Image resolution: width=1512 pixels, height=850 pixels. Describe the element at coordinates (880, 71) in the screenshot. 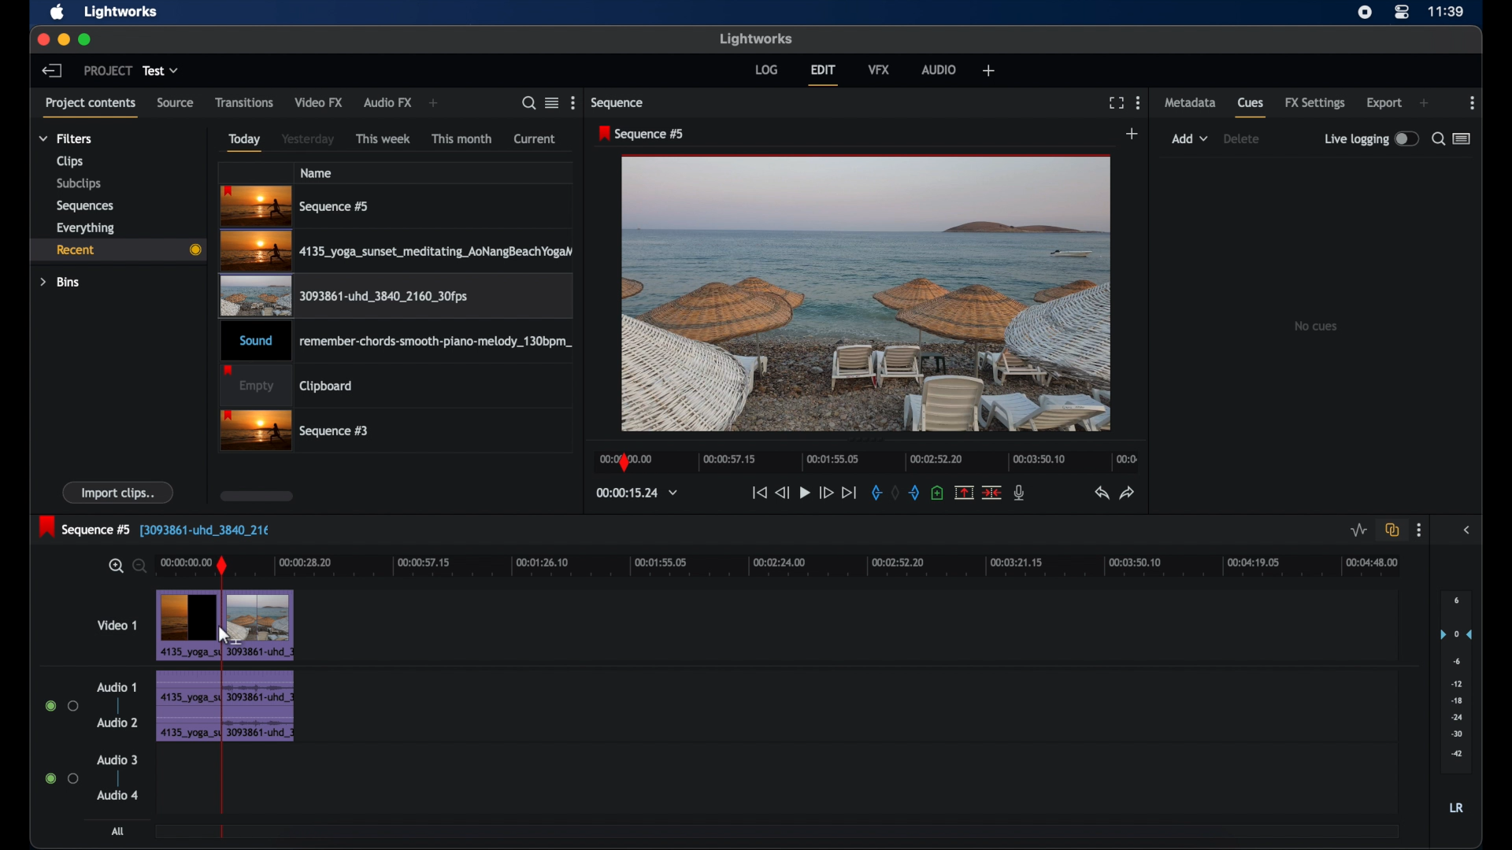

I see `vfx` at that location.